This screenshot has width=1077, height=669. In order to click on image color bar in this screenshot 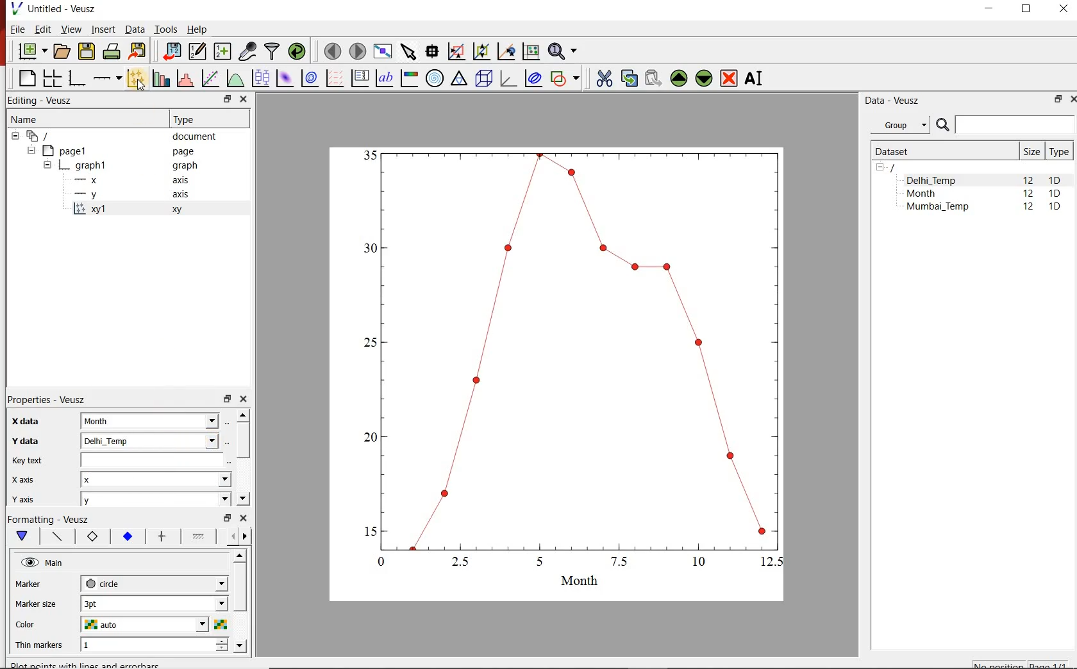, I will do `click(409, 78)`.